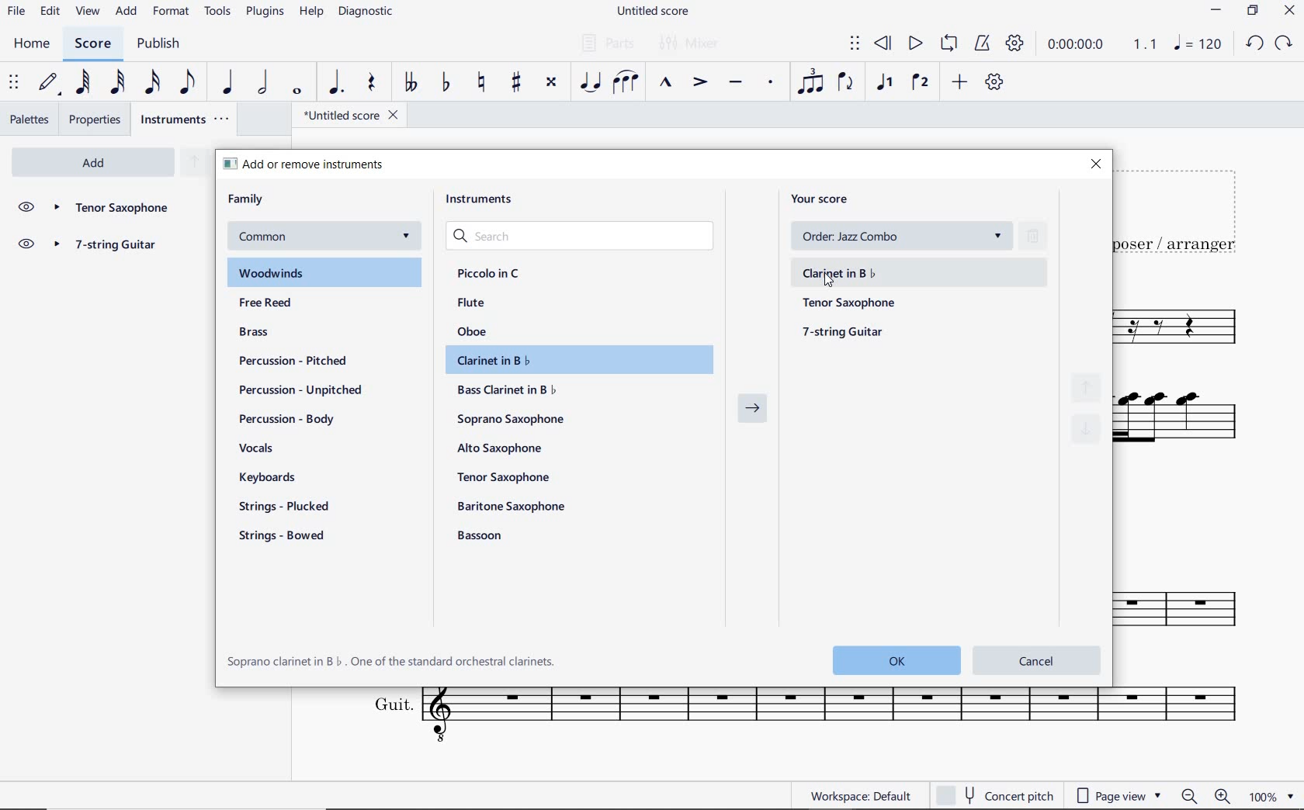  What do you see at coordinates (810, 81) in the screenshot?
I see `TUPLET` at bounding box center [810, 81].